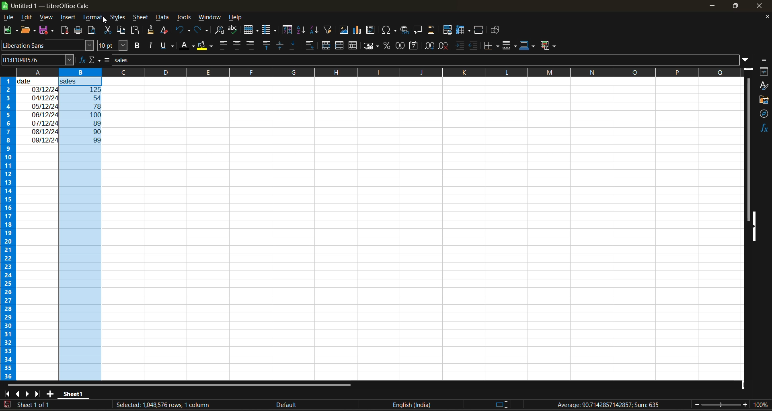  What do you see at coordinates (7, 394) in the screenshot?
I see `scroll to first sheet` at bounding box center [7, 394].